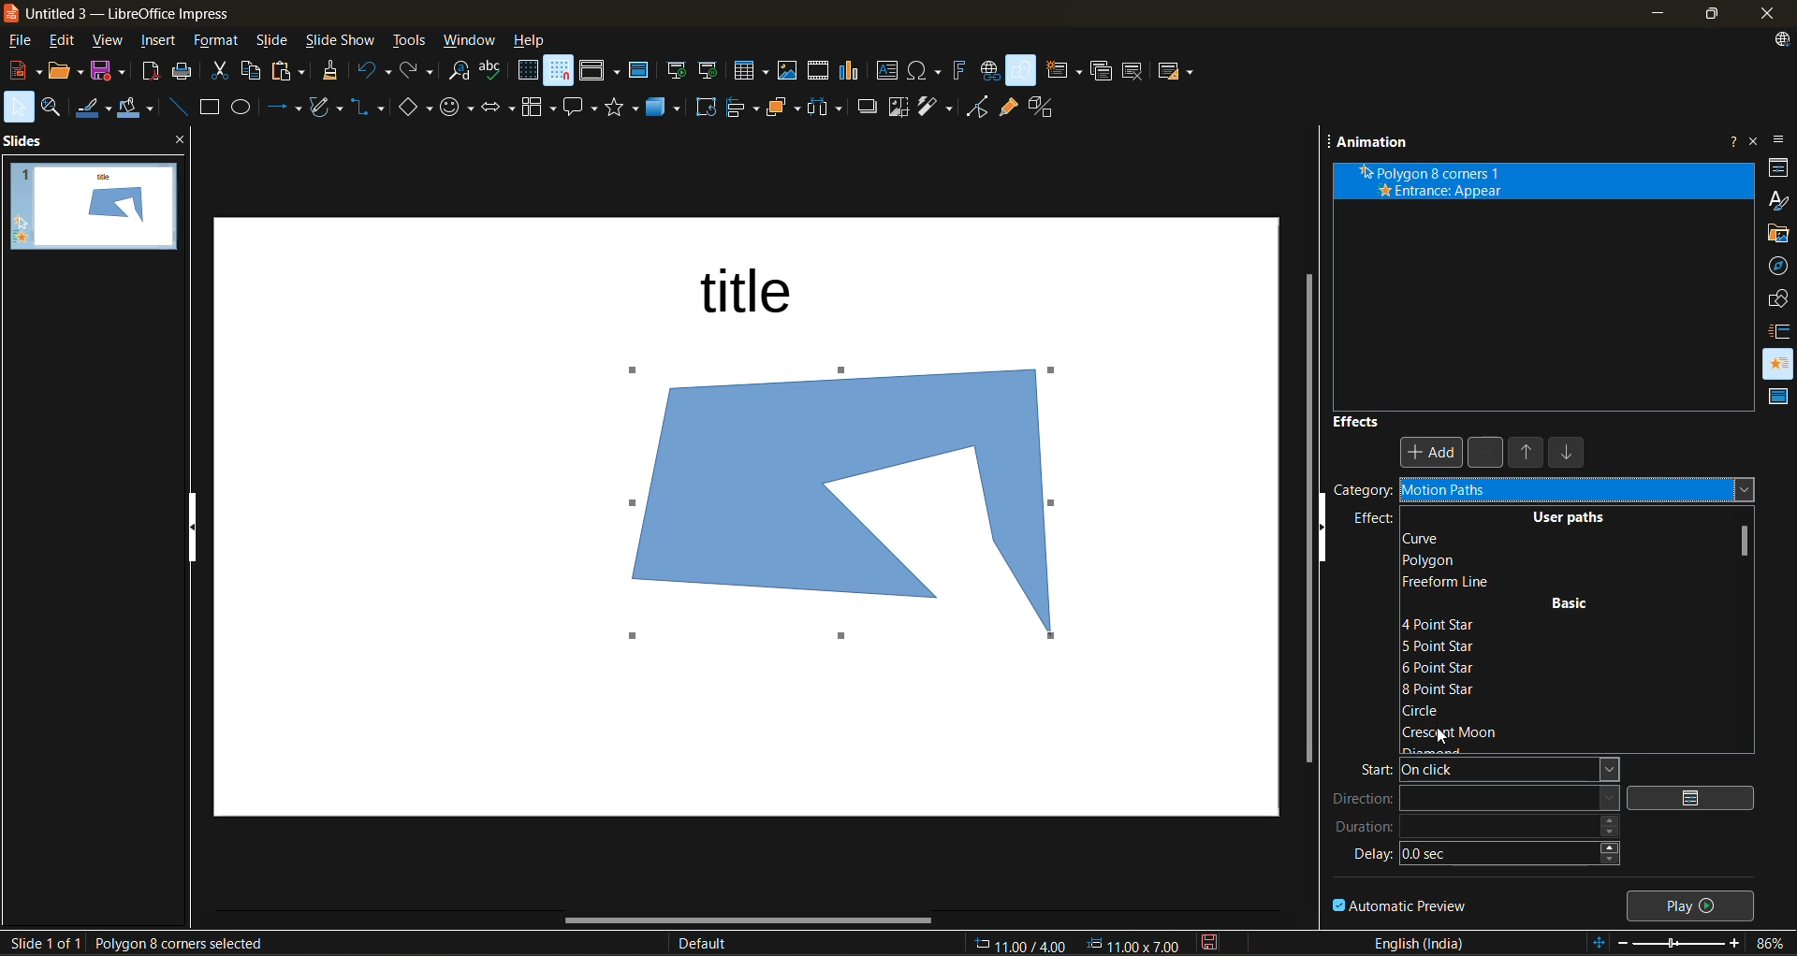  What do you see at coordinates (856, 510) in the screenshot?
I see `shape inserted` at bounding box center [856, 510].